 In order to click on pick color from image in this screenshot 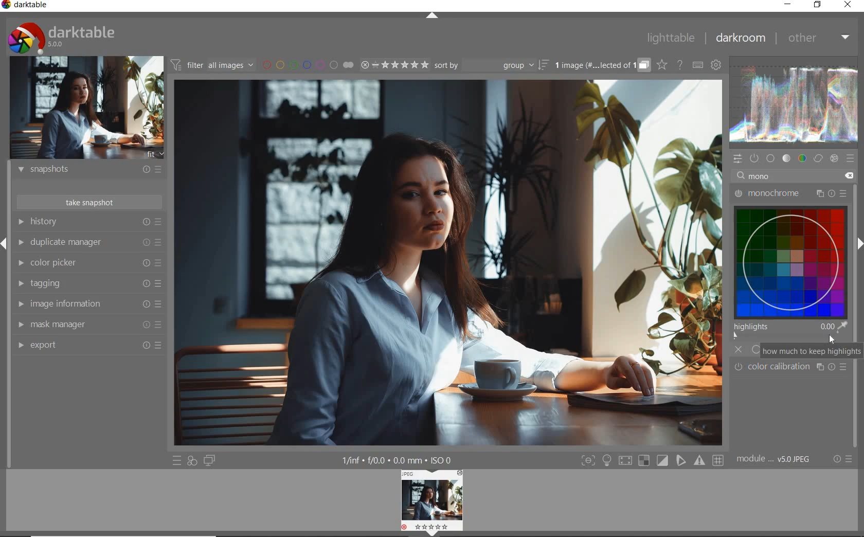, I will do `click(842, 327)`.